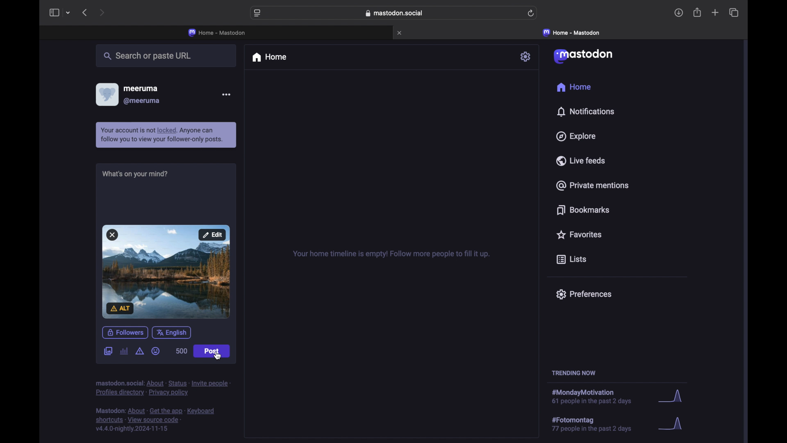  Describe the element at coordinates (573, 87) in the screenshot. I see `home` at that location.